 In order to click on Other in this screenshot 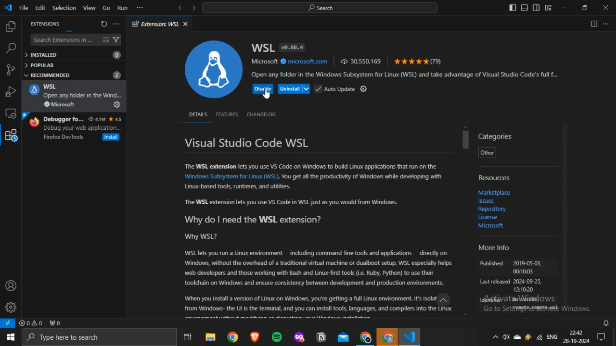, I will do `click(487, 153)`.